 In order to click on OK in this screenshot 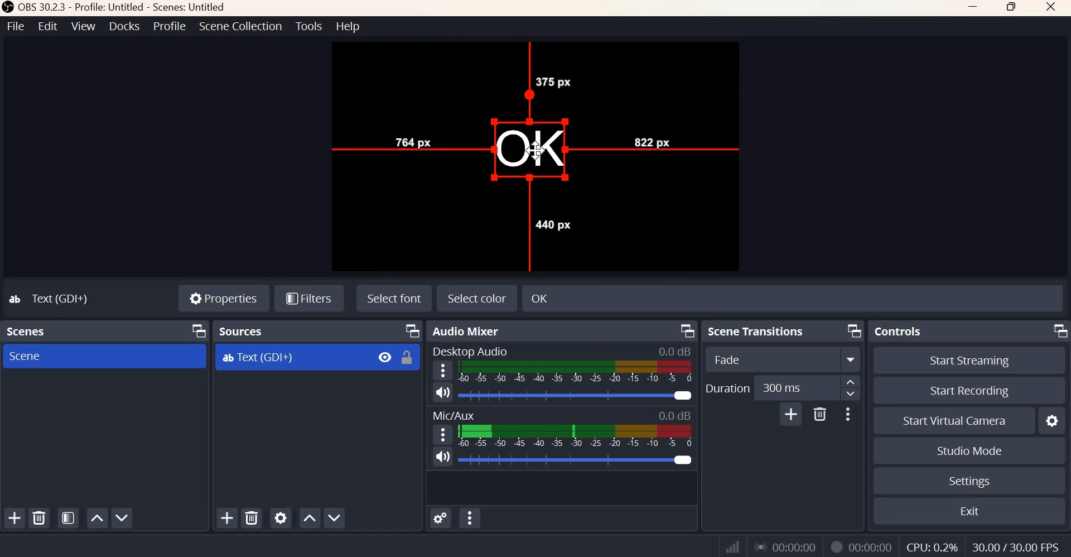, I will do `click(608, 297)`.